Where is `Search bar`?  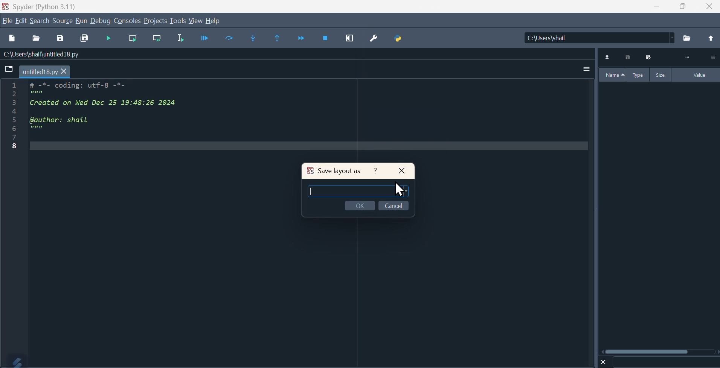 Search bar is located at coordinates (665, 362).